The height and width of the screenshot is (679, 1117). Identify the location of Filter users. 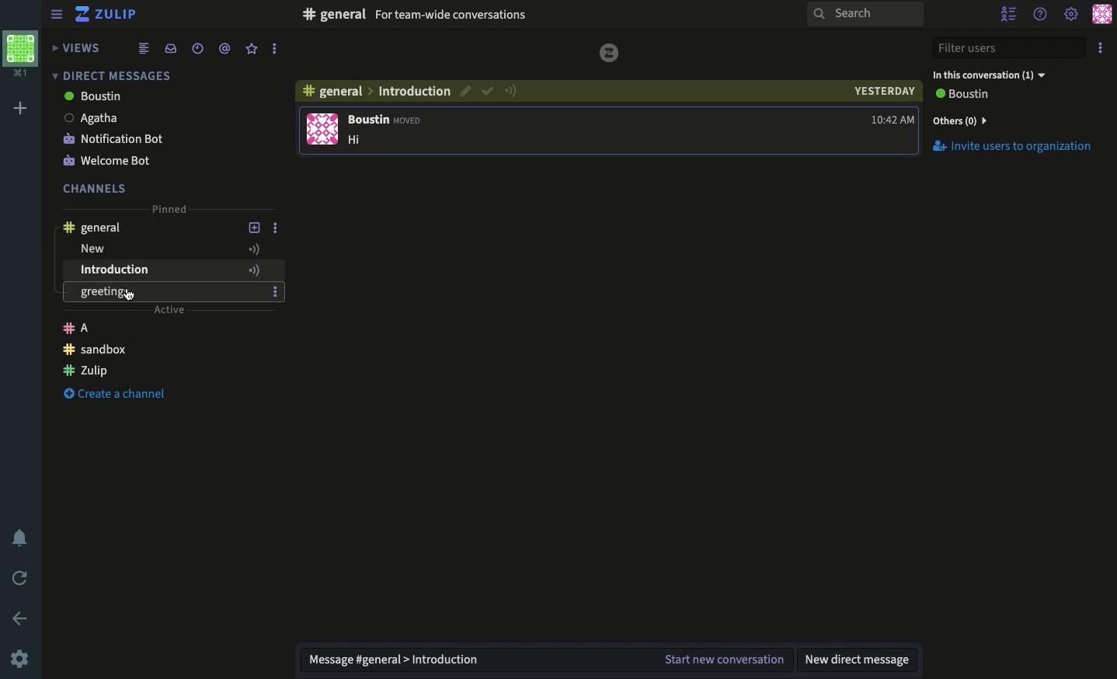
(1010, 49).